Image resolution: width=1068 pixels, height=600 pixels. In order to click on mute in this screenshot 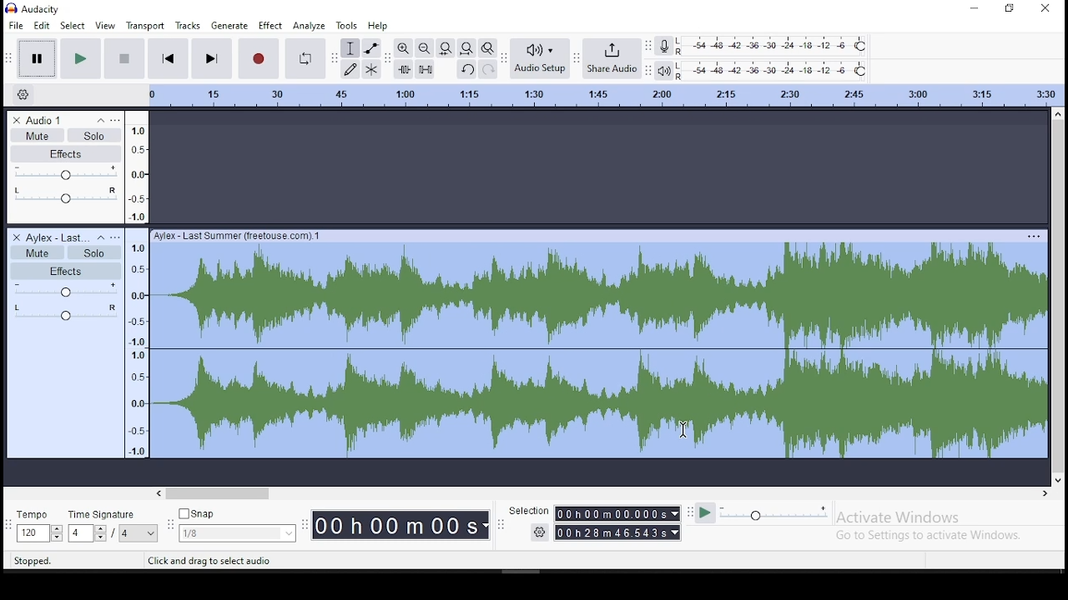, I will do `click(38, 252)`.